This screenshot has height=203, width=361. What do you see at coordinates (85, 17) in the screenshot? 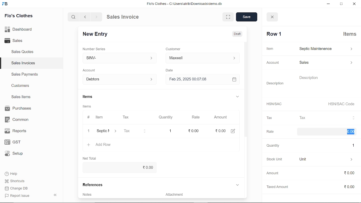
I see `previous` at bounding box center [85, 17].